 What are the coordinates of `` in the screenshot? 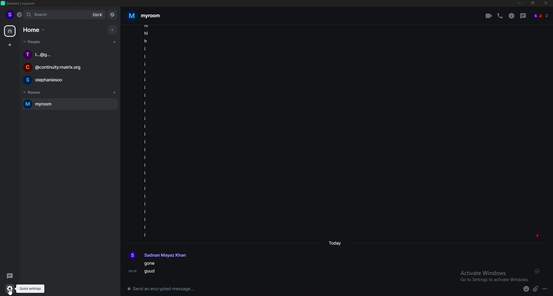 It's located at (8, 289).